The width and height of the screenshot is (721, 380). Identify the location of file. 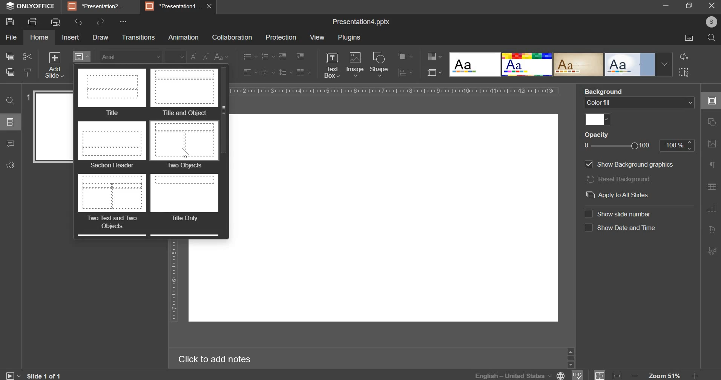
(11, 37).